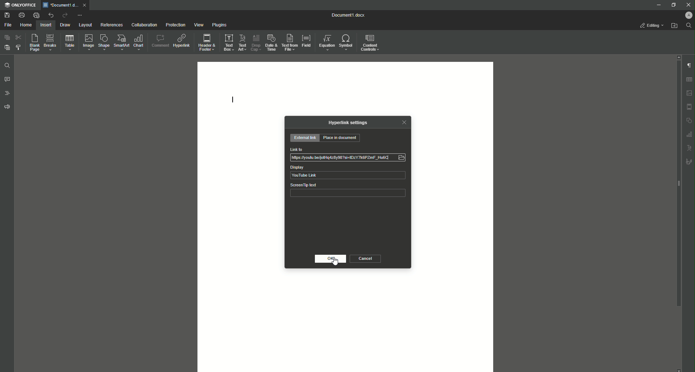 This screenshot has width=695, height=372. Describe the element at coordinates (36, 15) in the screenshot. I see `Quick Print` at that location.